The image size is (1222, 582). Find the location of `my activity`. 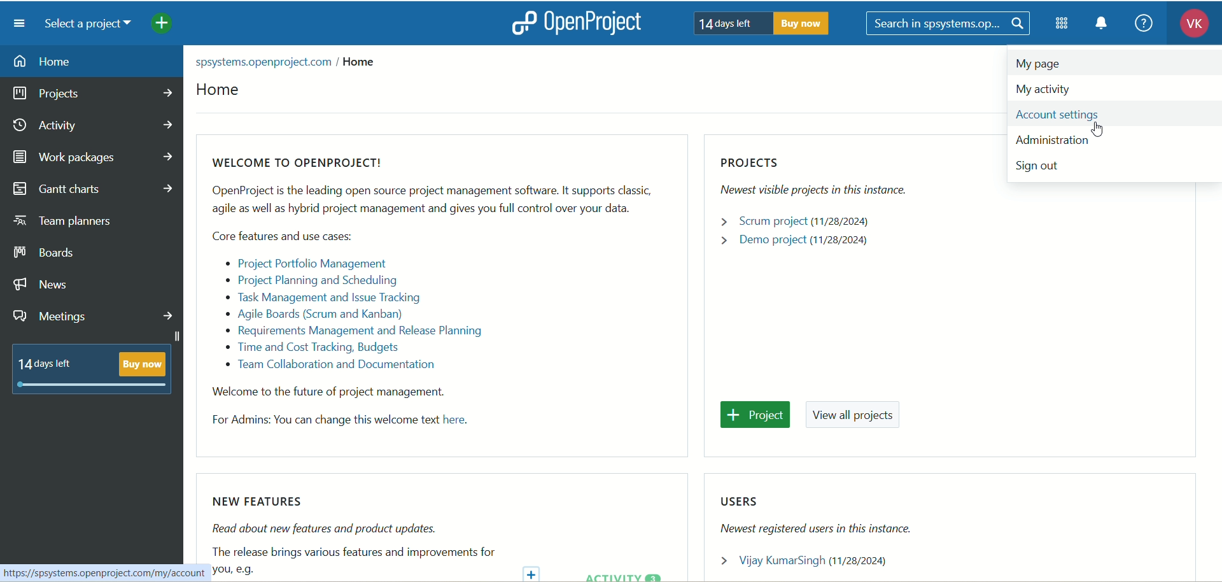

my activity is located at coordinates (1088, 87).